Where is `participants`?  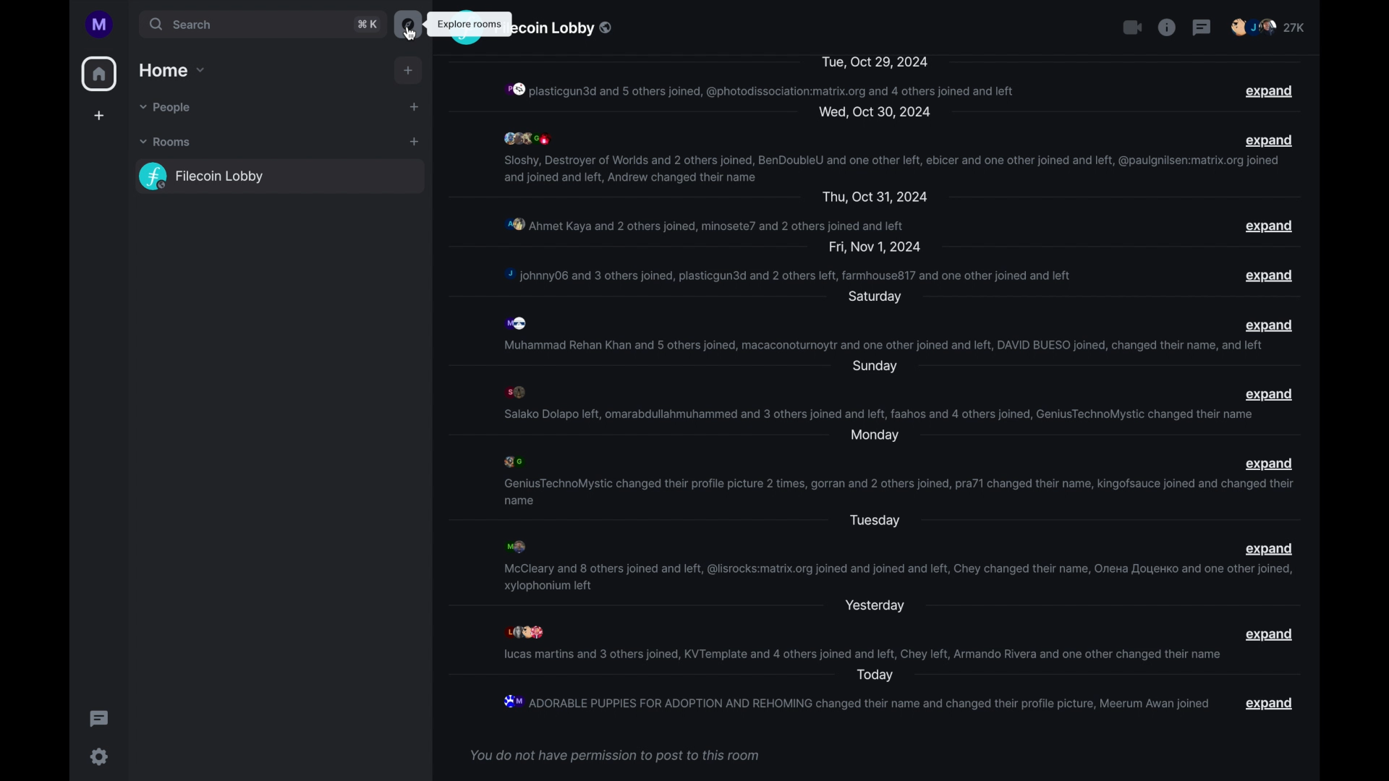
participants is located at coordinates (527, 631).